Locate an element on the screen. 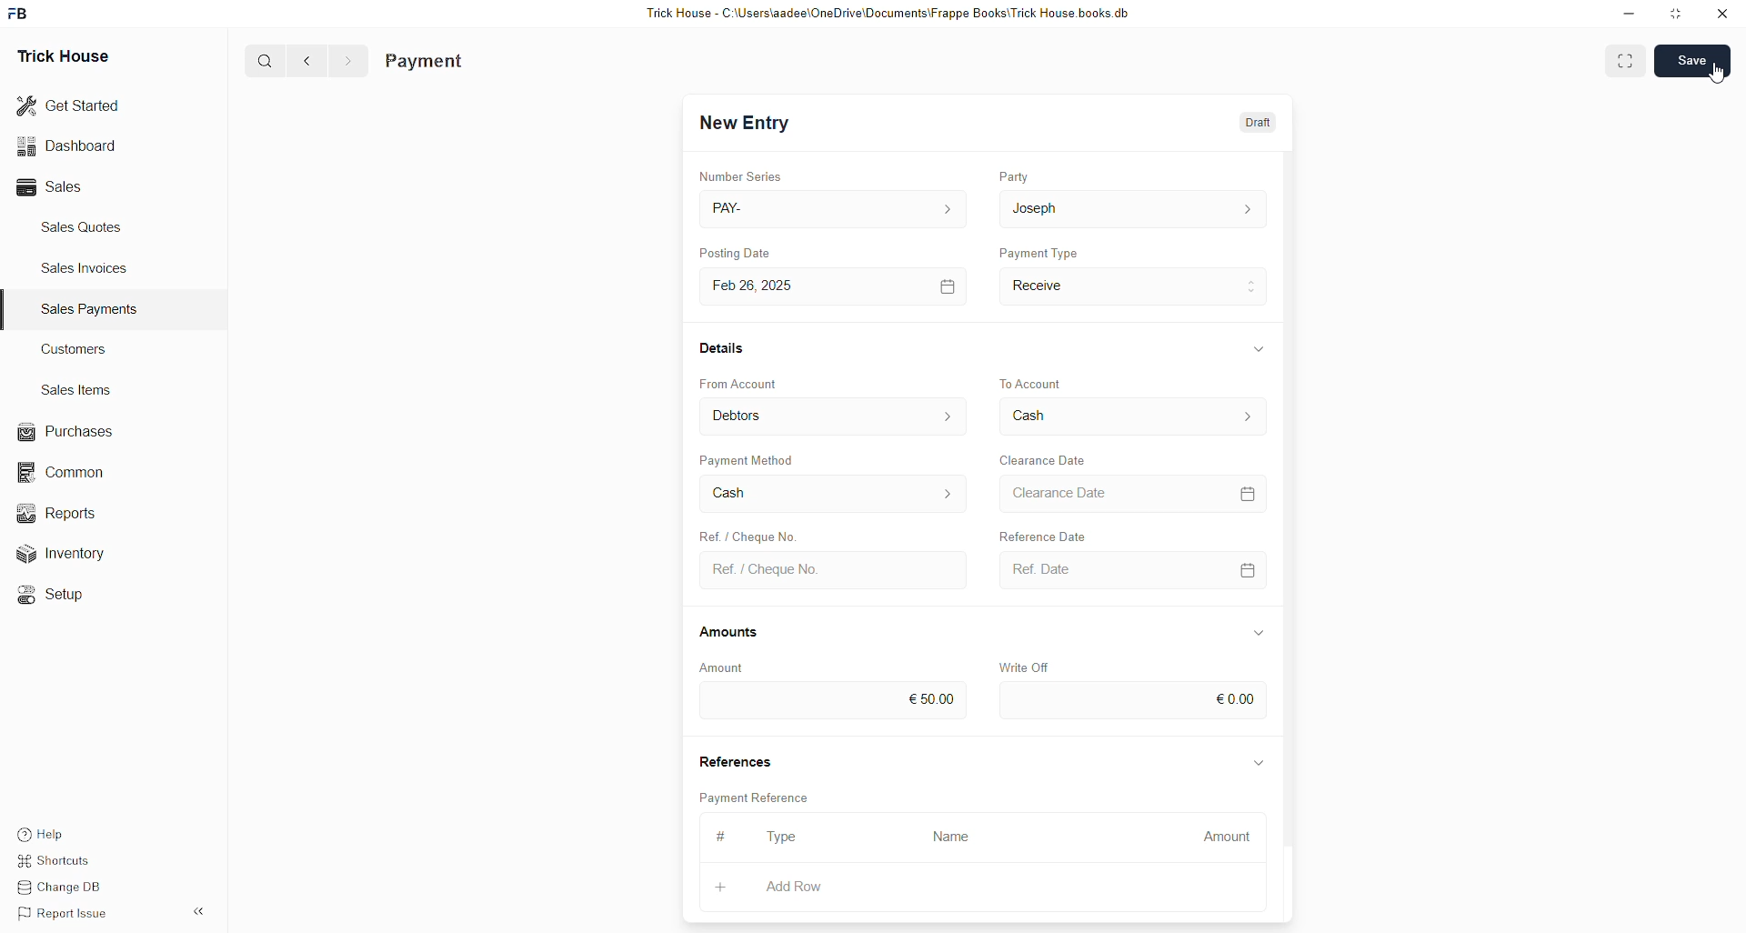  Sales Payments is located at coordinates (92, 309).